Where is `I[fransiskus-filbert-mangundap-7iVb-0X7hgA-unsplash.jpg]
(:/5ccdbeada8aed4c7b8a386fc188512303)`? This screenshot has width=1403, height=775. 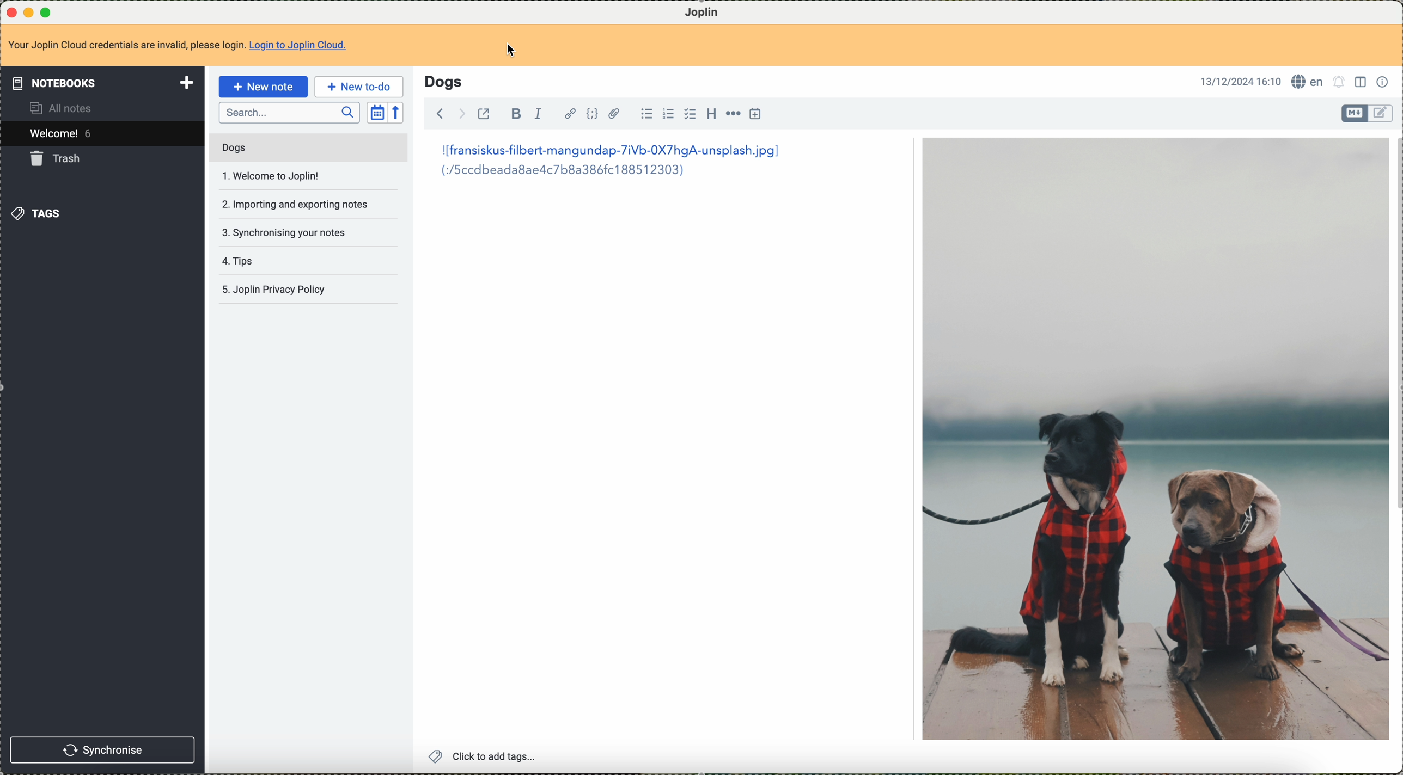 I[fransiskus-filbert-mangundap-7iVb-0X7hgA-unsplash.jpg]
(:/5ccdbeada8aed4c7b8a386fc188512303) is located at coordinates (618, 162).